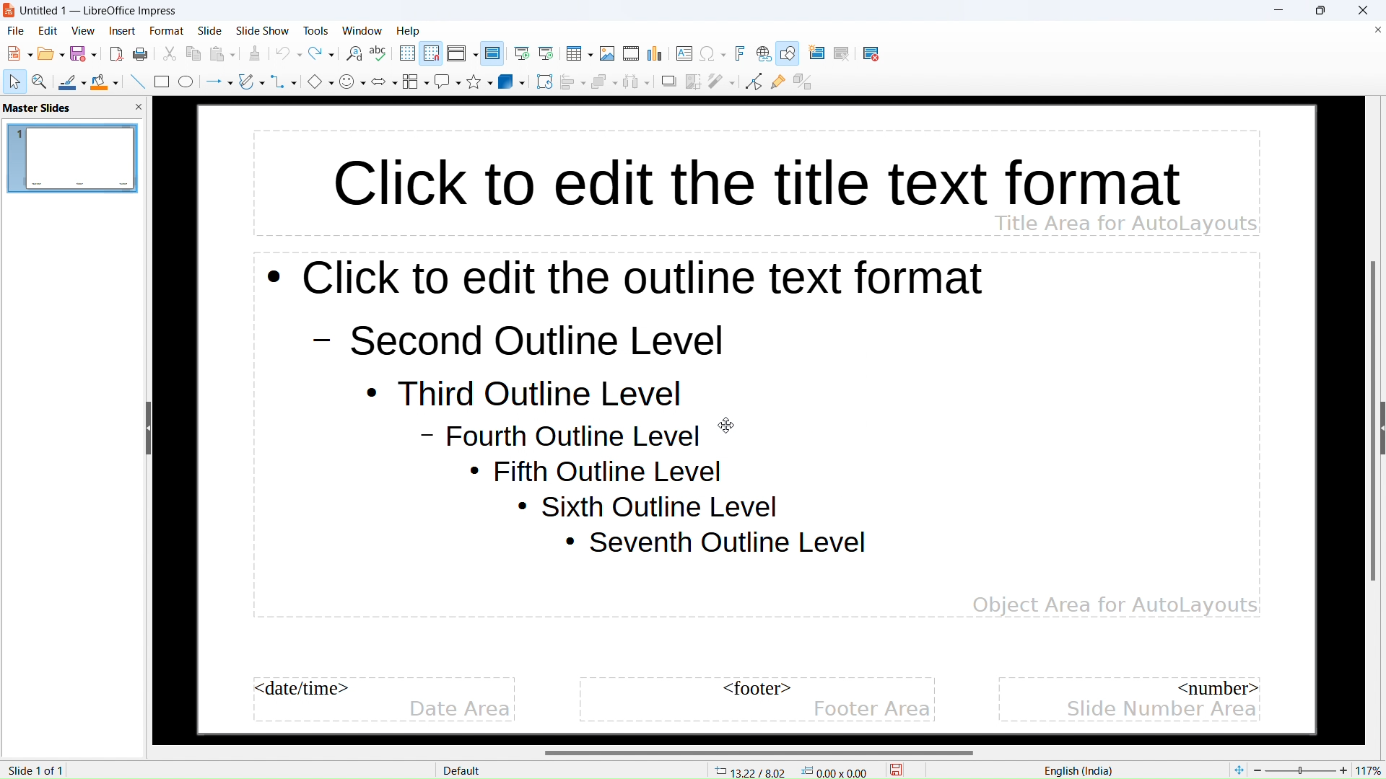  Describe the element at coordinates (99, 11) in the screenshot. I see `Untitled 1 -- LibreOffice Impress` at that location.